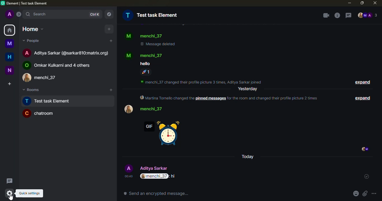 The image size is (382, 201). What do you see at coordinates (32, 40) in the screenshot?
I see `people` at bounding box center [32, 40].